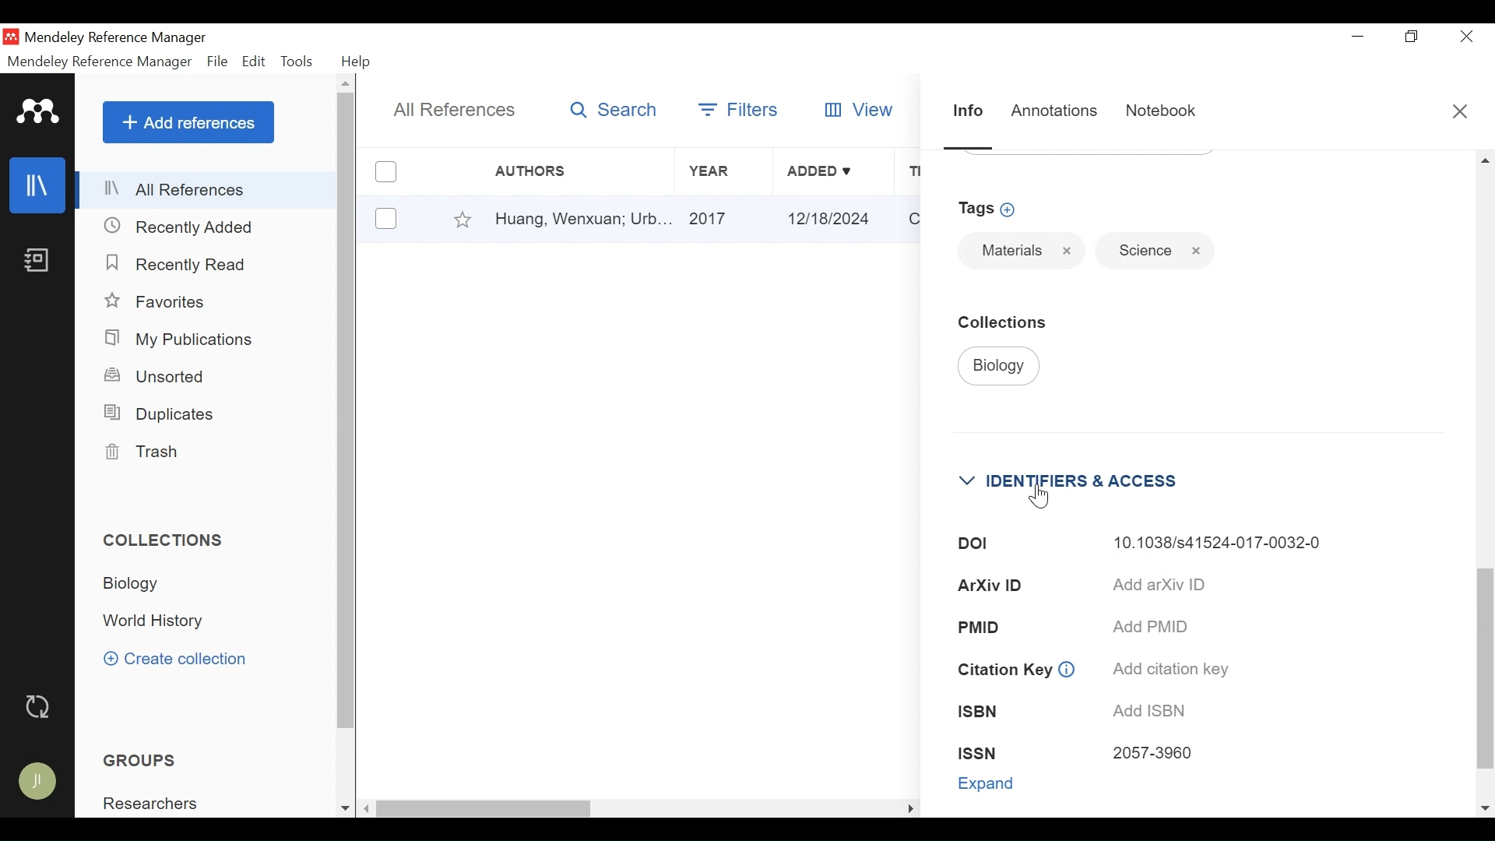  What do you see at coordinates (181, 265) in the screenshot?
I see `Recently Read` at bounding box center [181, 265].